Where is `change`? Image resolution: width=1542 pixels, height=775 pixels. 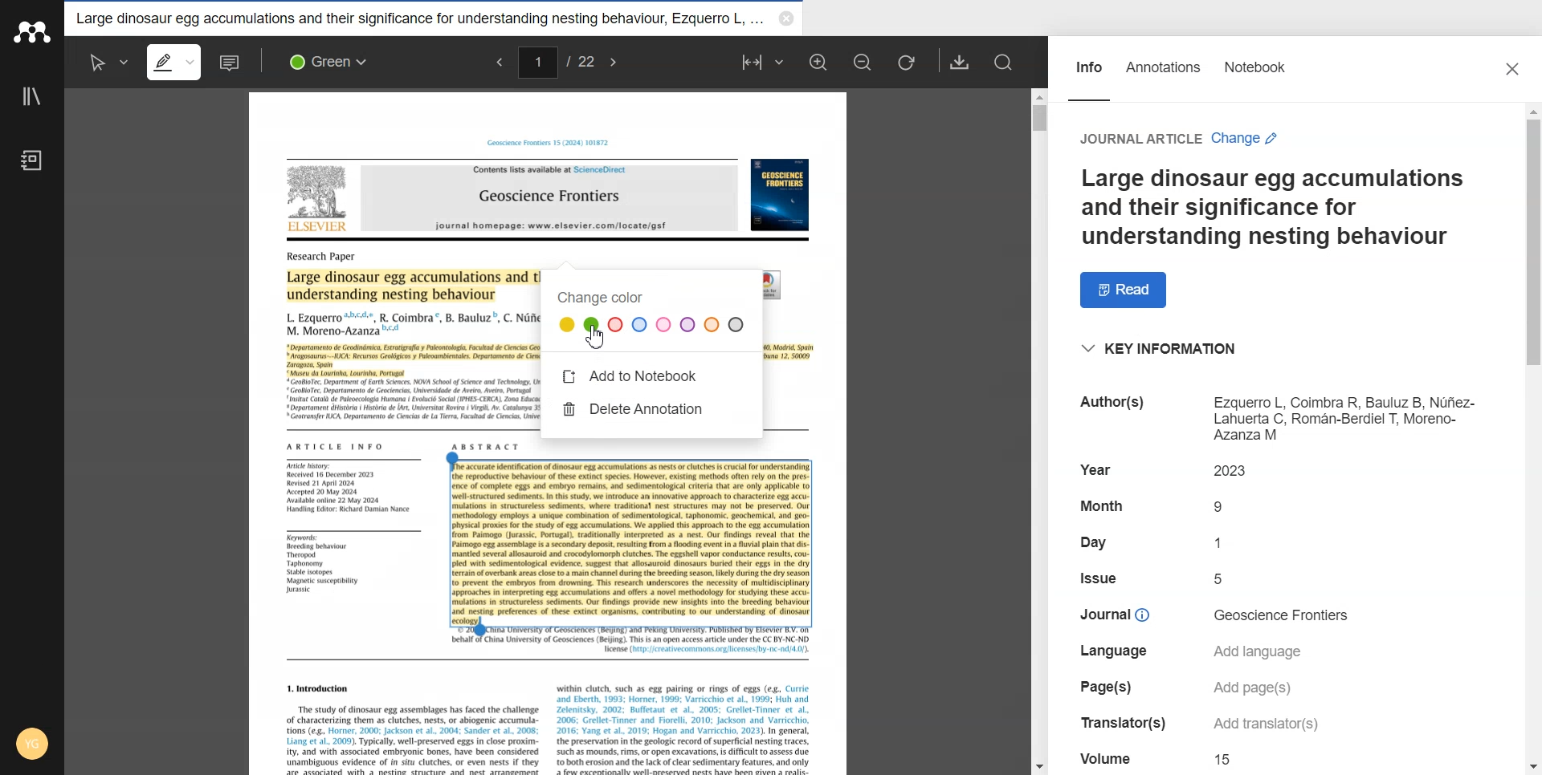
change is located at coordinates (1245, 139).